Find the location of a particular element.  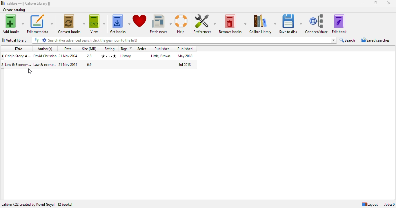

dropdown is located at coordinates (334, 40).